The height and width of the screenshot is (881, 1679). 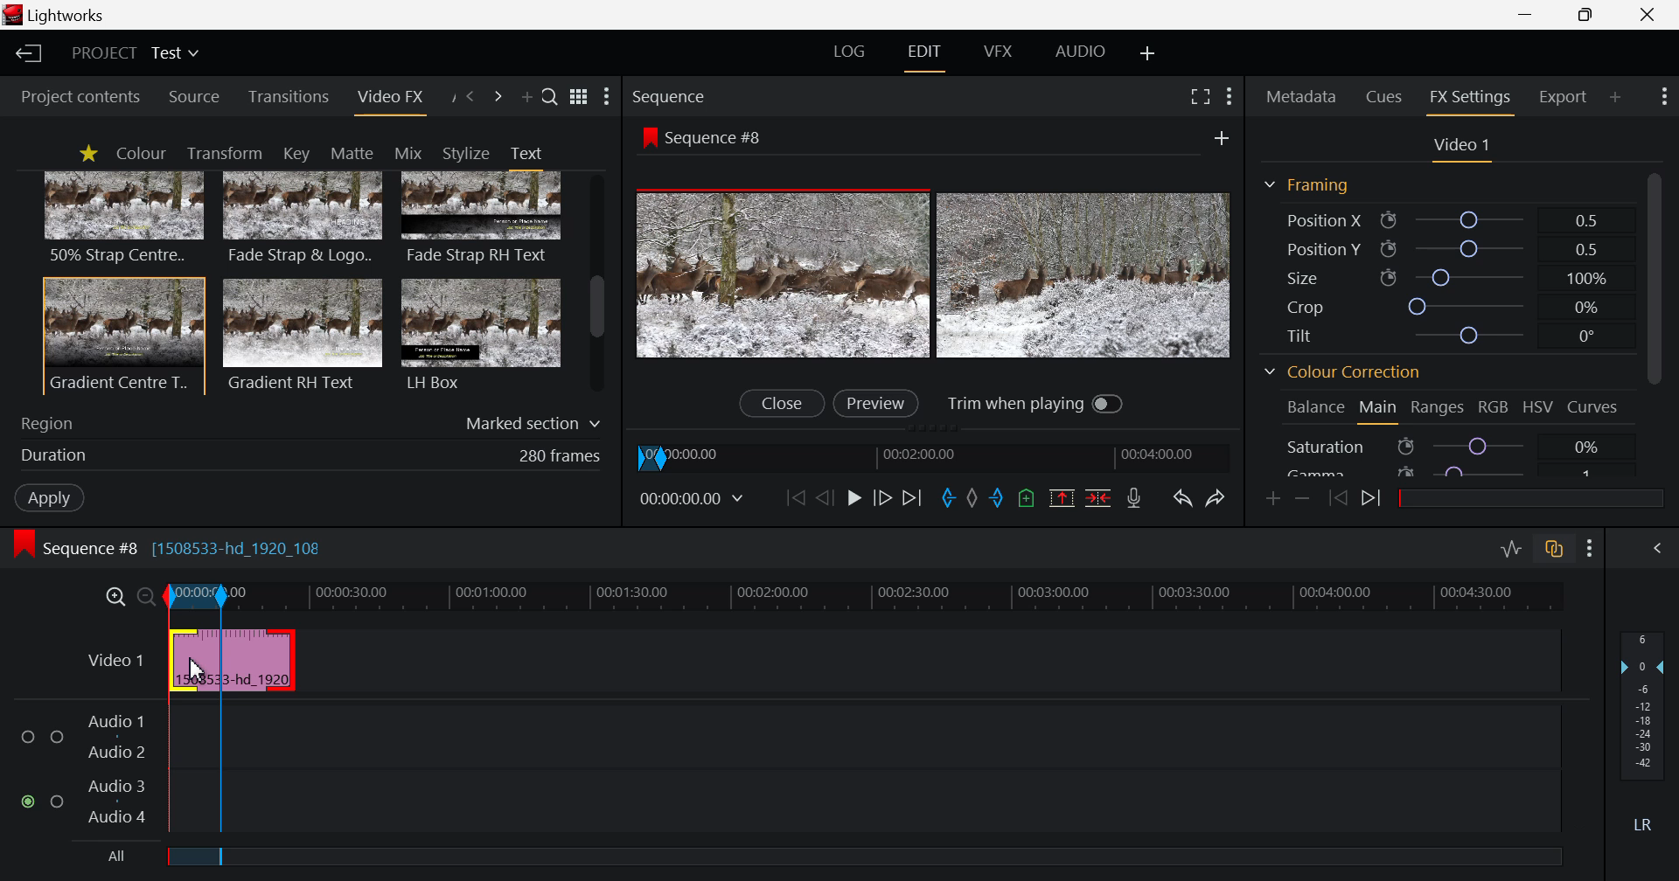 What do you see at coordinates (1218, 496) in the screenshot?
I see `Redo` at bounding box center [1218, 496].